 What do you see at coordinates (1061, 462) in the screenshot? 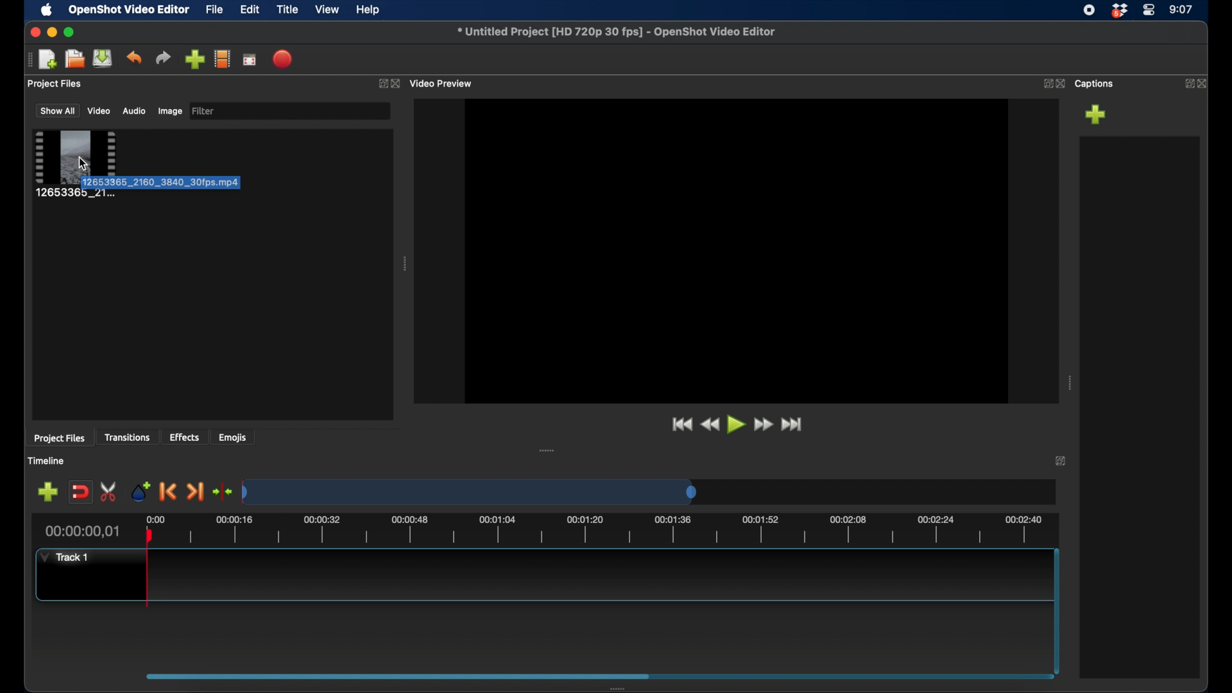
I see `expand` at bounding box center [1061, 462].